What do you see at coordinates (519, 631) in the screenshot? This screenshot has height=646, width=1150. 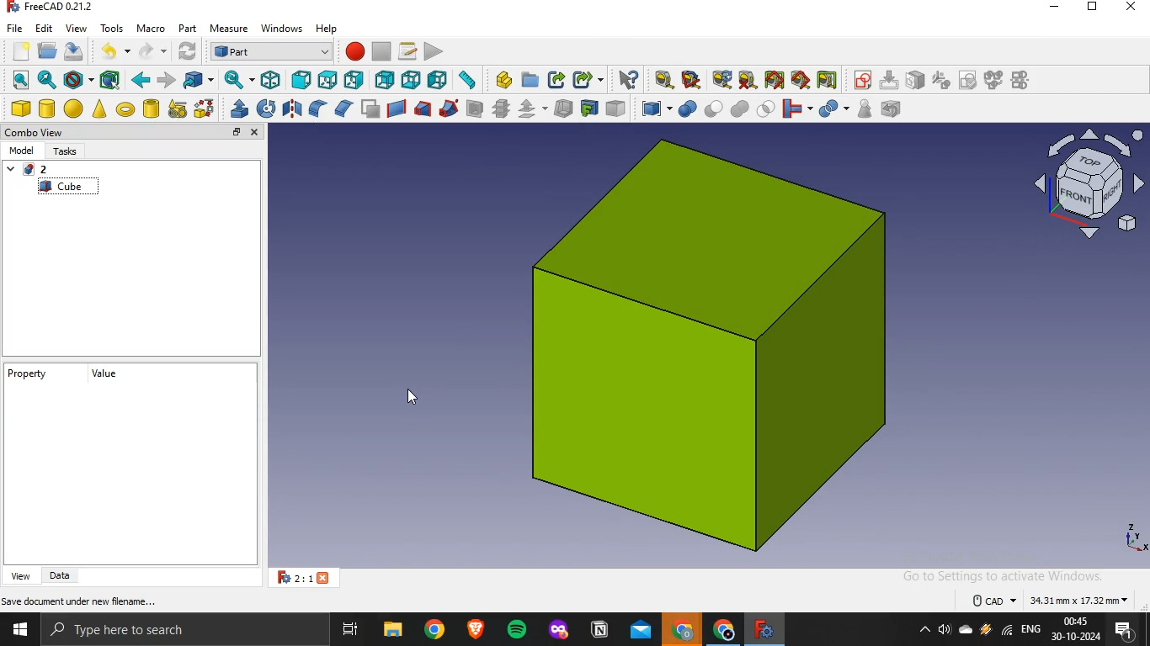 I see `spotify` at bounding box center [519, 631].